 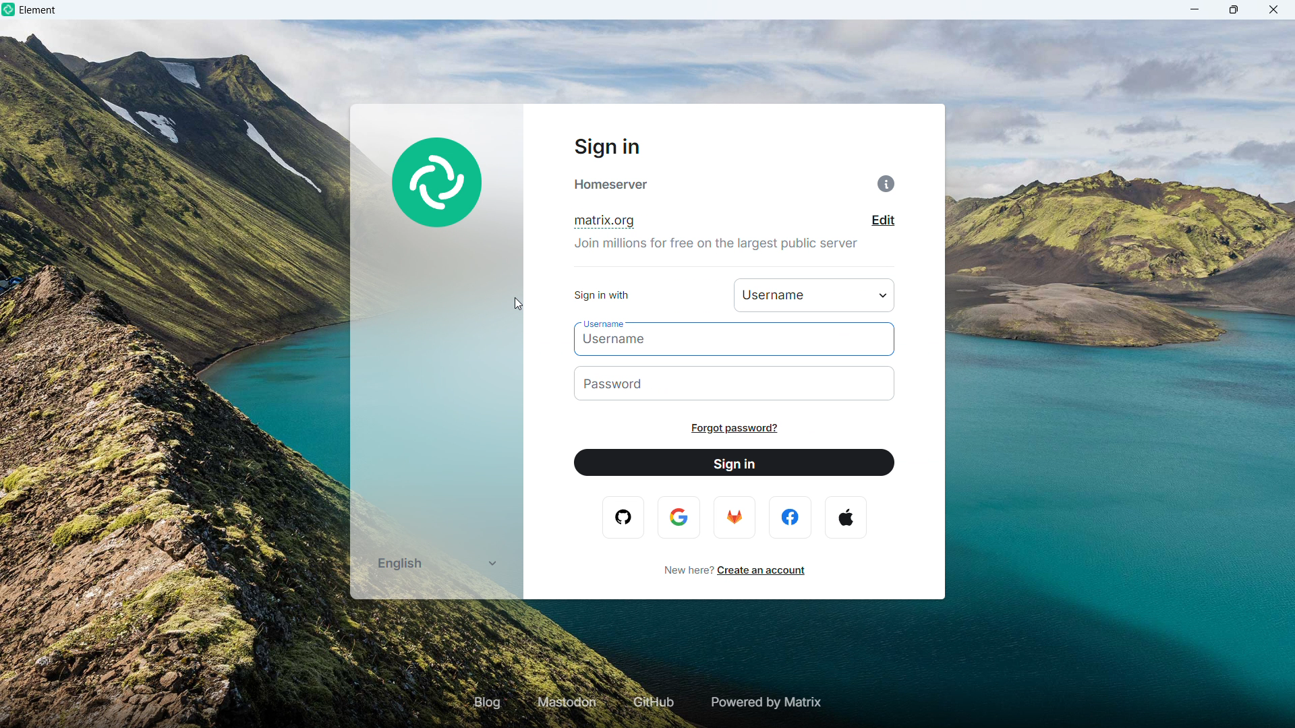 I want to click on Sign in with , so click(x=815, y=295).